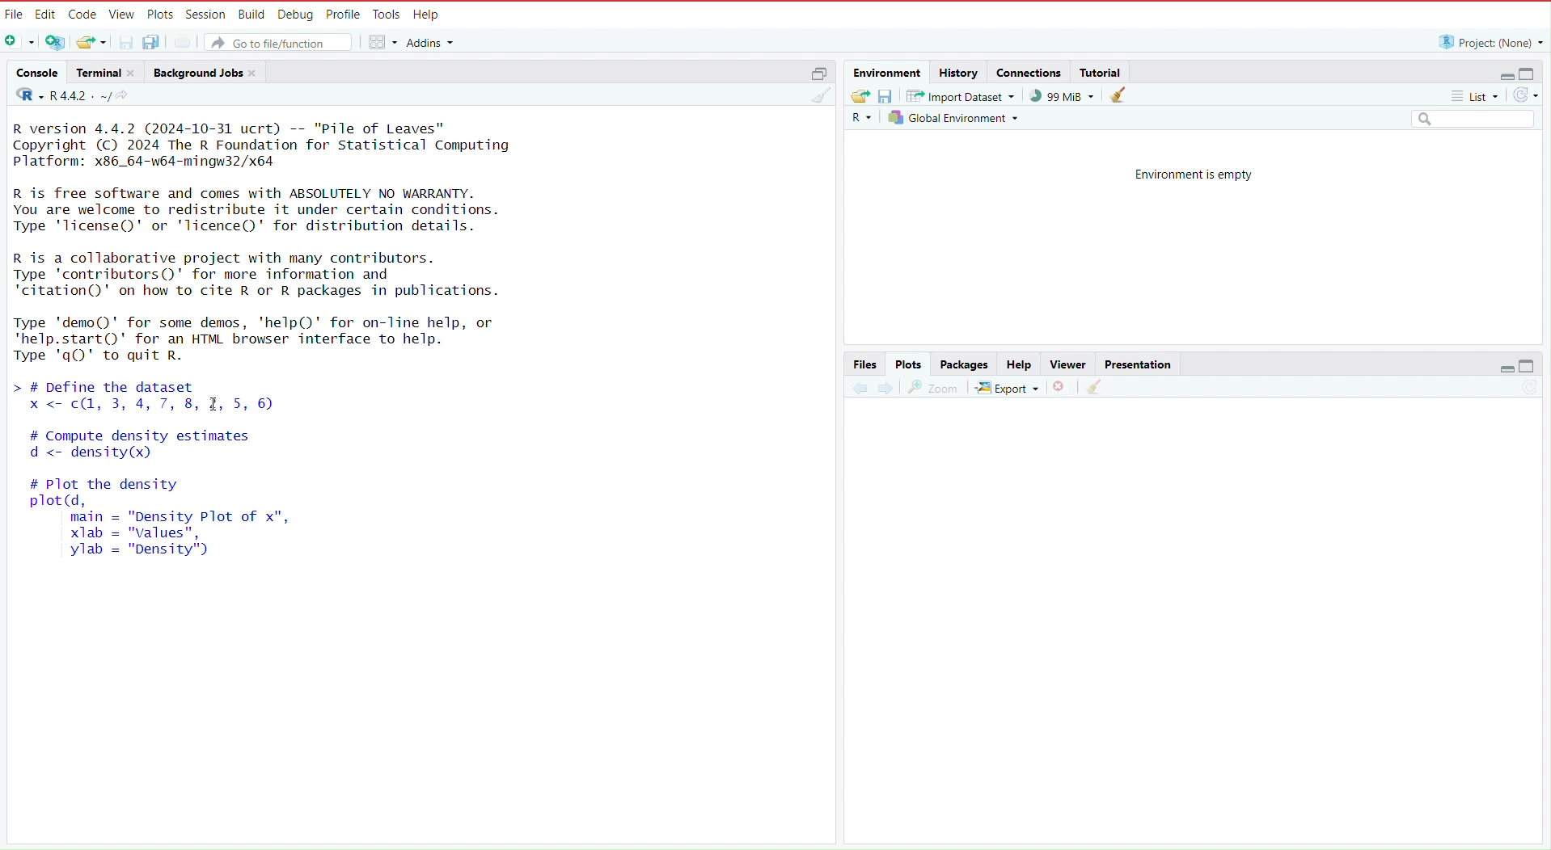  I want to click on clear objects from the workspace, so click(1118, 95).